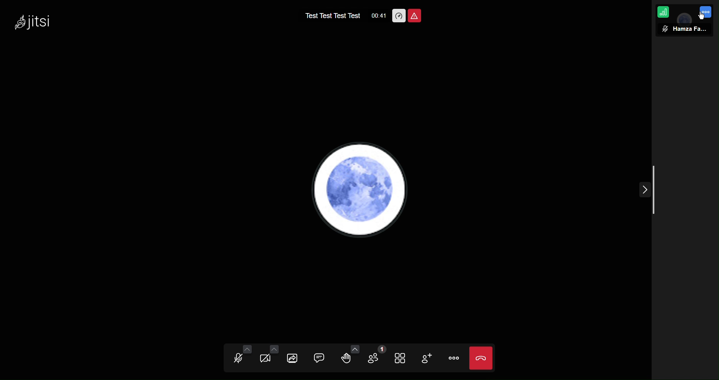 The height and width of the screenshot is (380, 719). I want to click on Raise hand, so click(346, 358).